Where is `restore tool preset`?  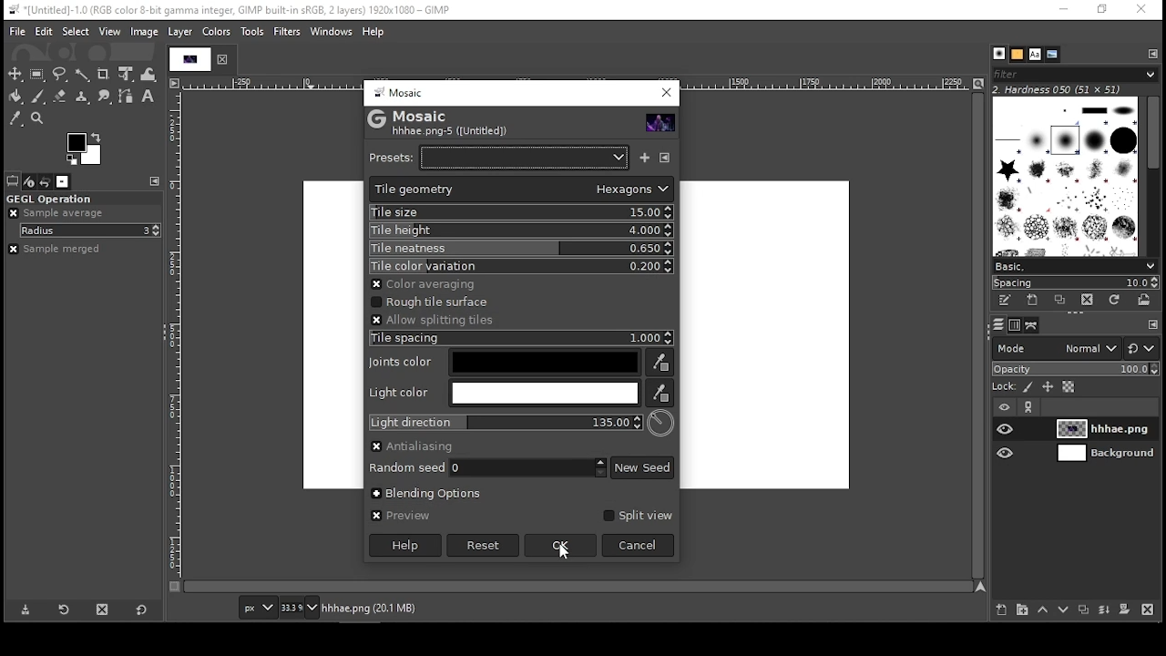 restore tool preset is located at coordinates (64, 610).